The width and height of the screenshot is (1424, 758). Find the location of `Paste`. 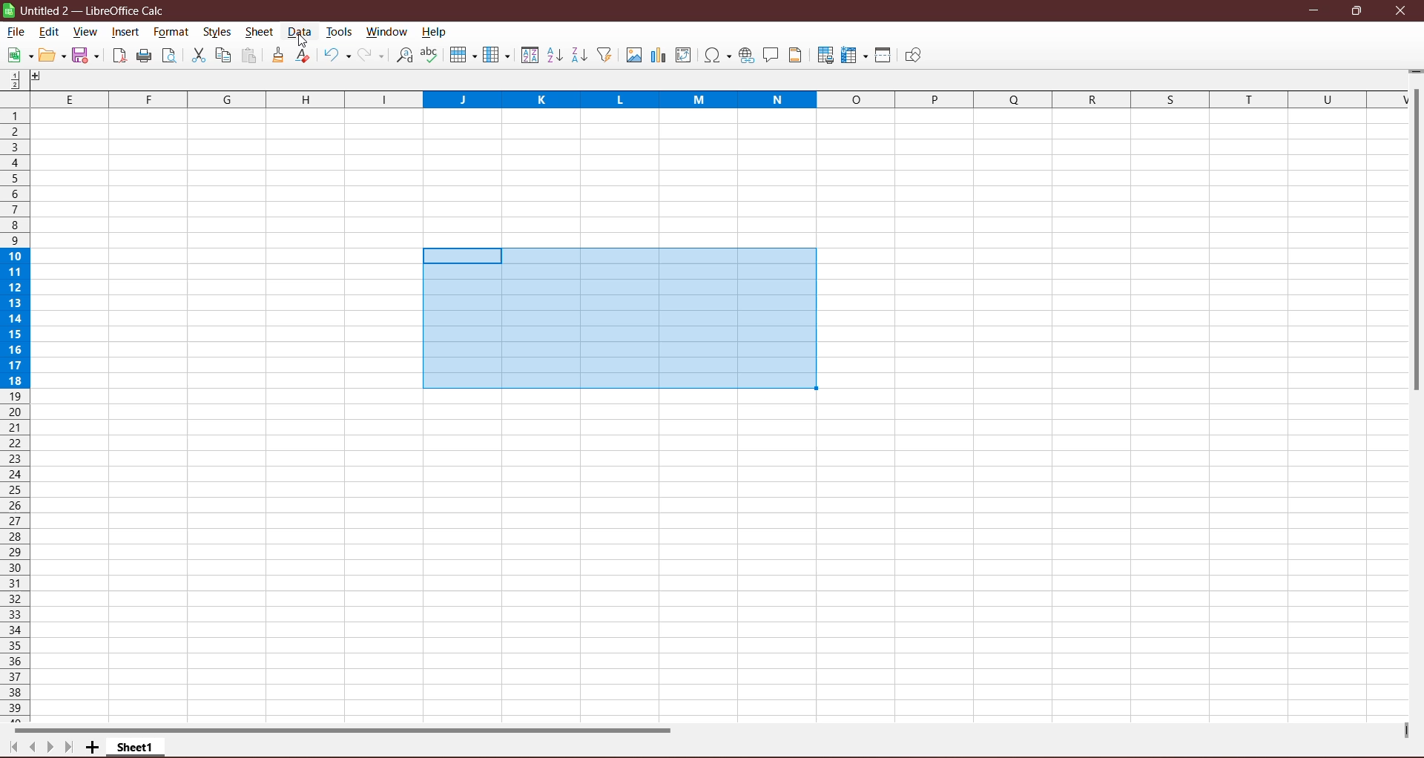

Paste is located at coordinates (250, 56).